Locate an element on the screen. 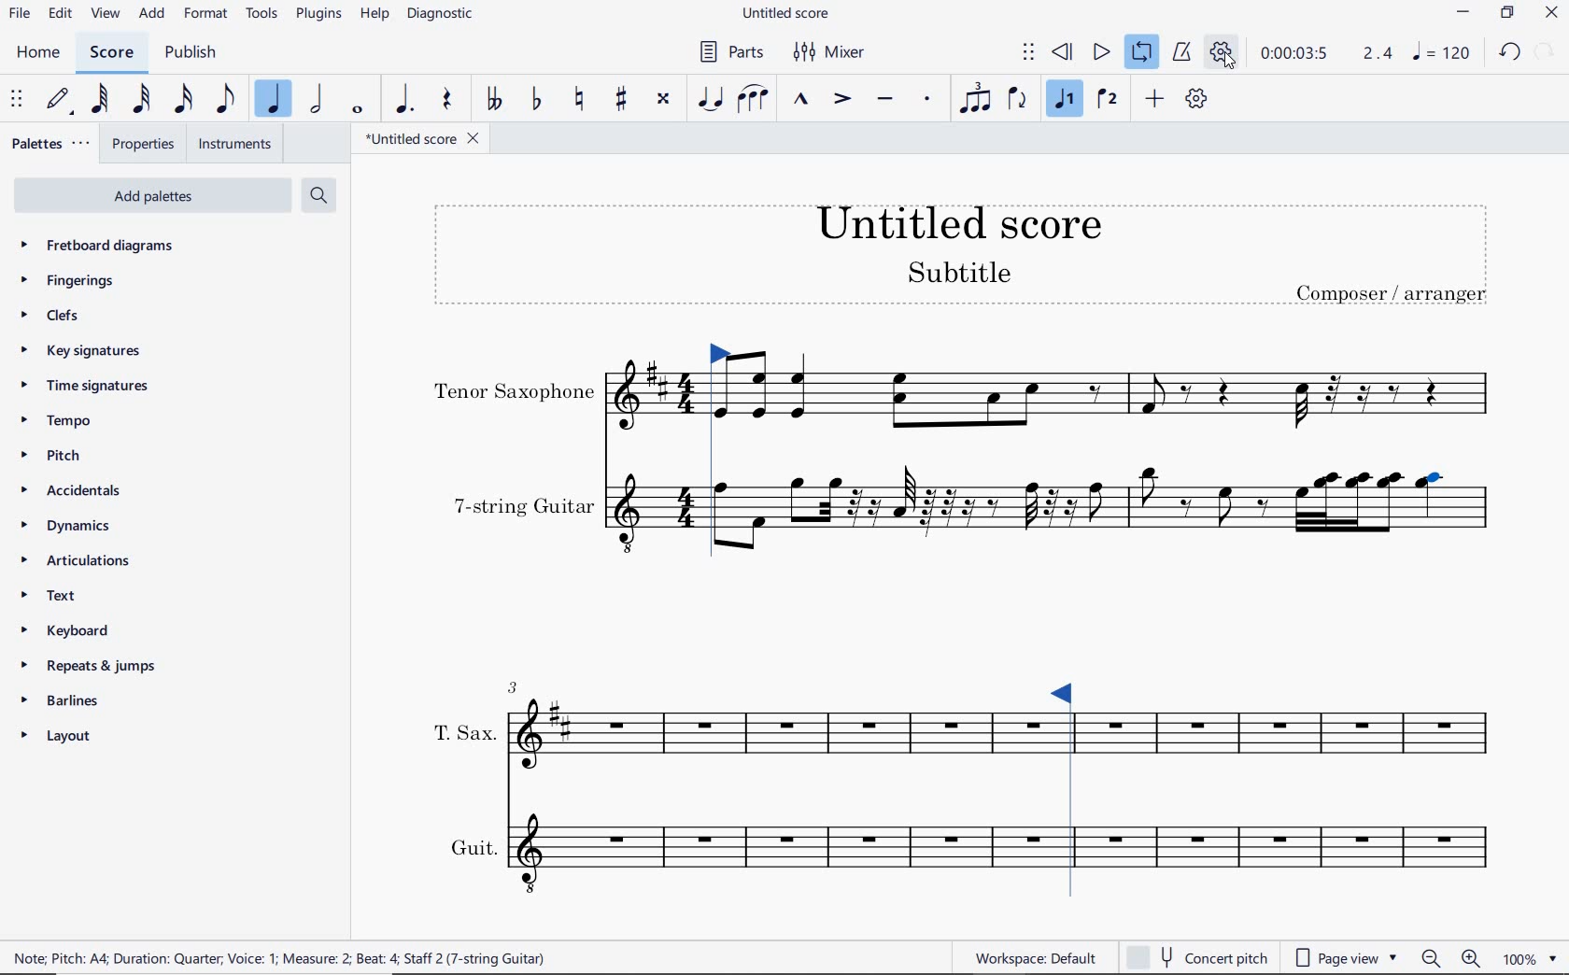  REST is located at coordinates (445, 100).